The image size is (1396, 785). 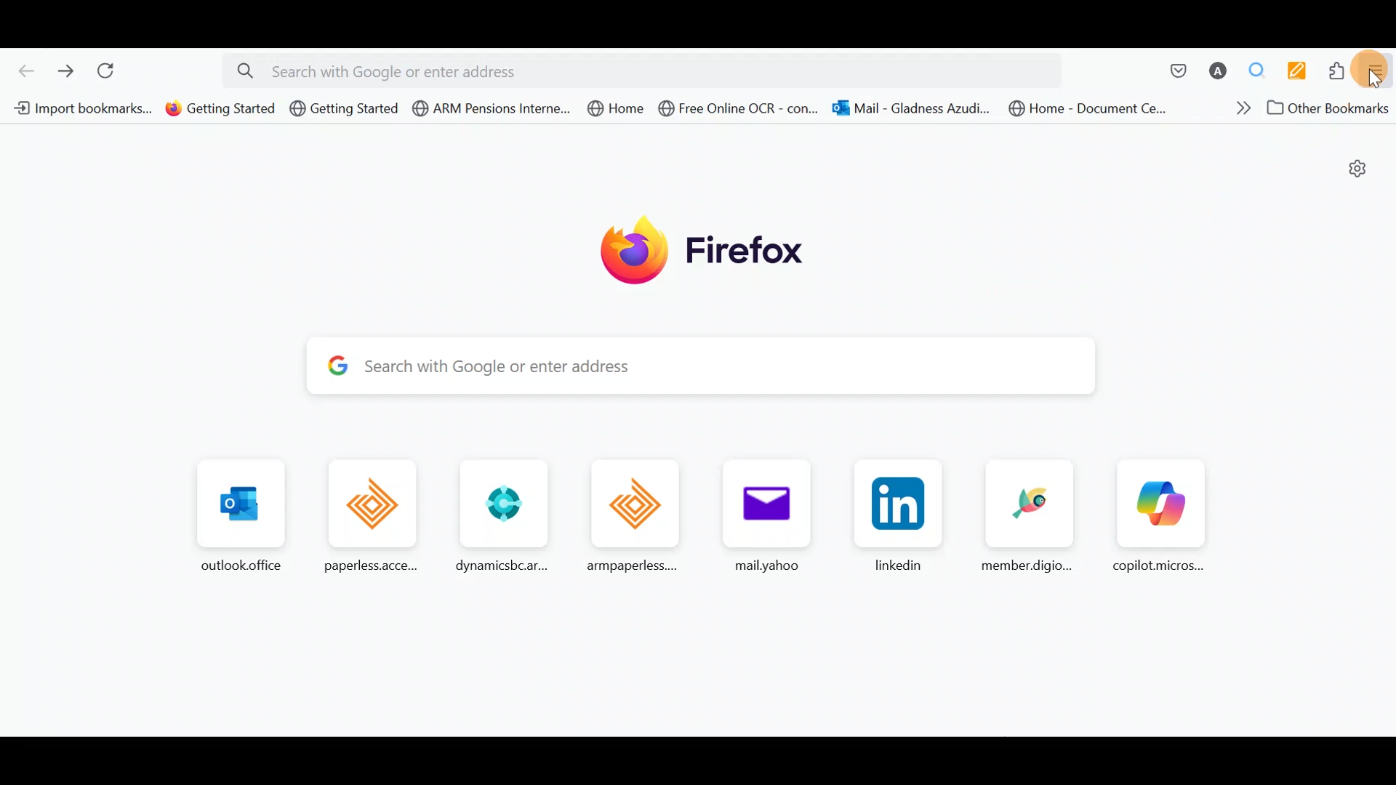 What do you see at coordinates (78, 108) in the screenshot?
I see `Bookmarks` at bounding box center [78, 108].